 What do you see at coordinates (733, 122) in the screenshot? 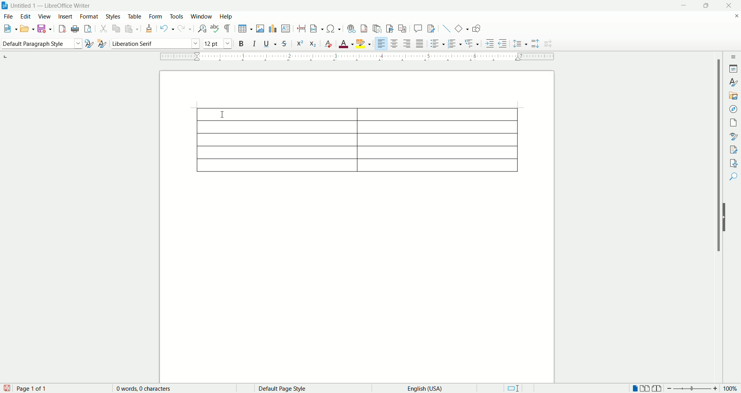
I see `page` at bounding box center [733, 122].